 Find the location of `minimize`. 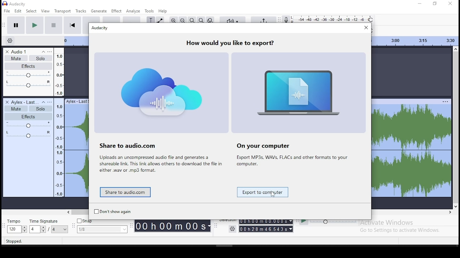

minimize is located at coordinates (419, 4).